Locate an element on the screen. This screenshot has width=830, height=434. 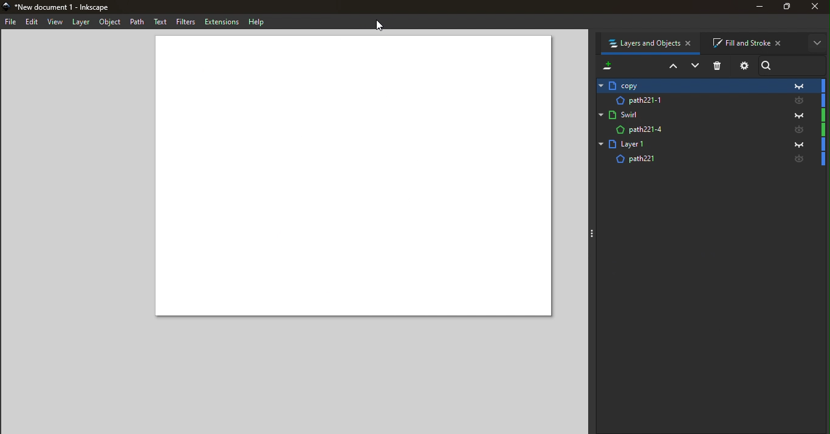
Add a new layer is located at coordinates (608, 64).